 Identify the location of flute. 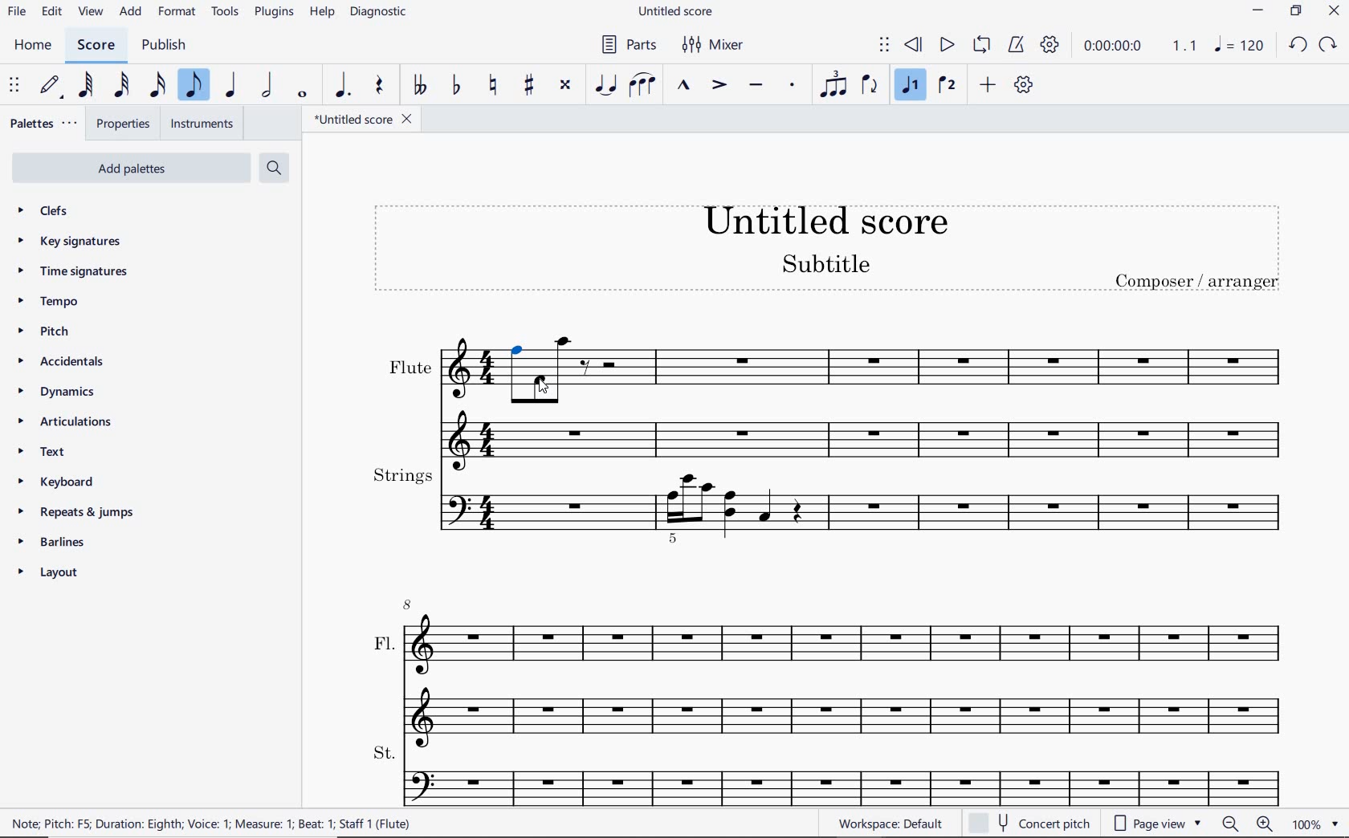
(827, 399).